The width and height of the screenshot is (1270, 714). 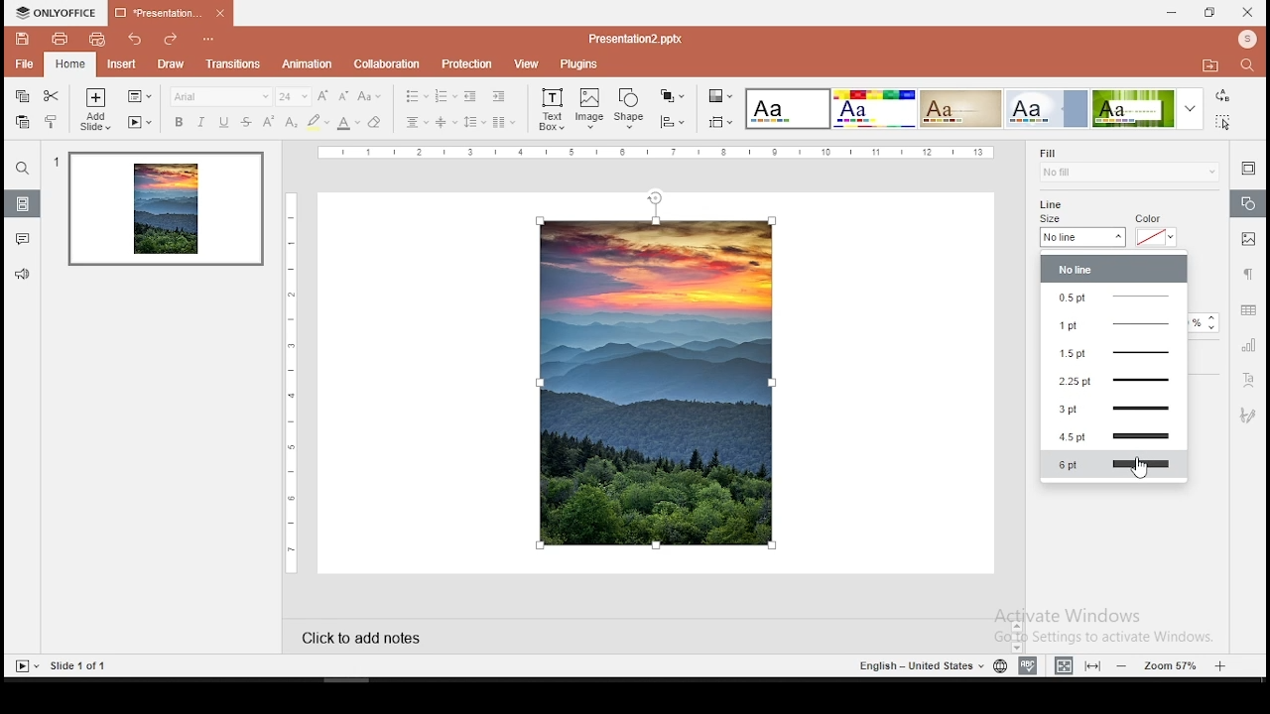 I want to click on zoom out, so click(x=1123, y=664).